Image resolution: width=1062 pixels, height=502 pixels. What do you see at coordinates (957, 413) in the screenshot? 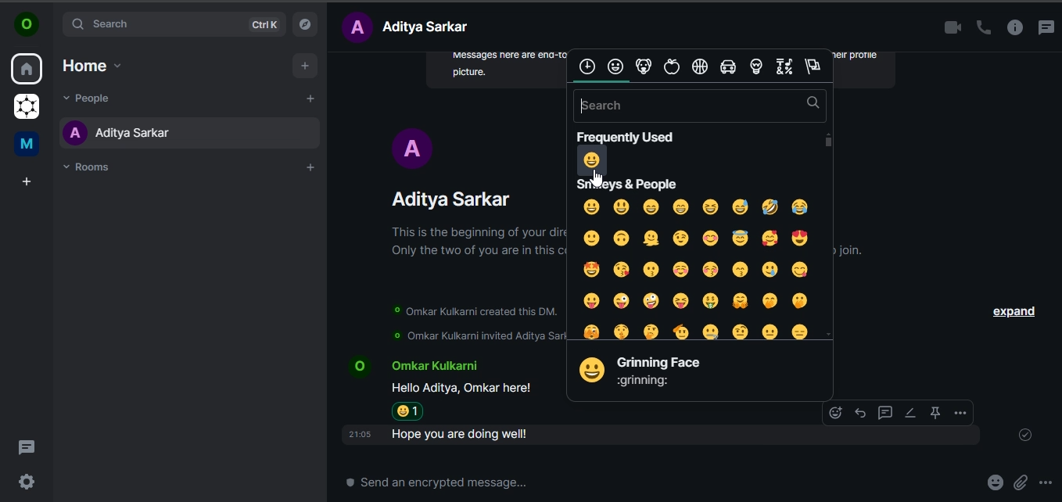
I see `options` at bounding box center [957, 413].